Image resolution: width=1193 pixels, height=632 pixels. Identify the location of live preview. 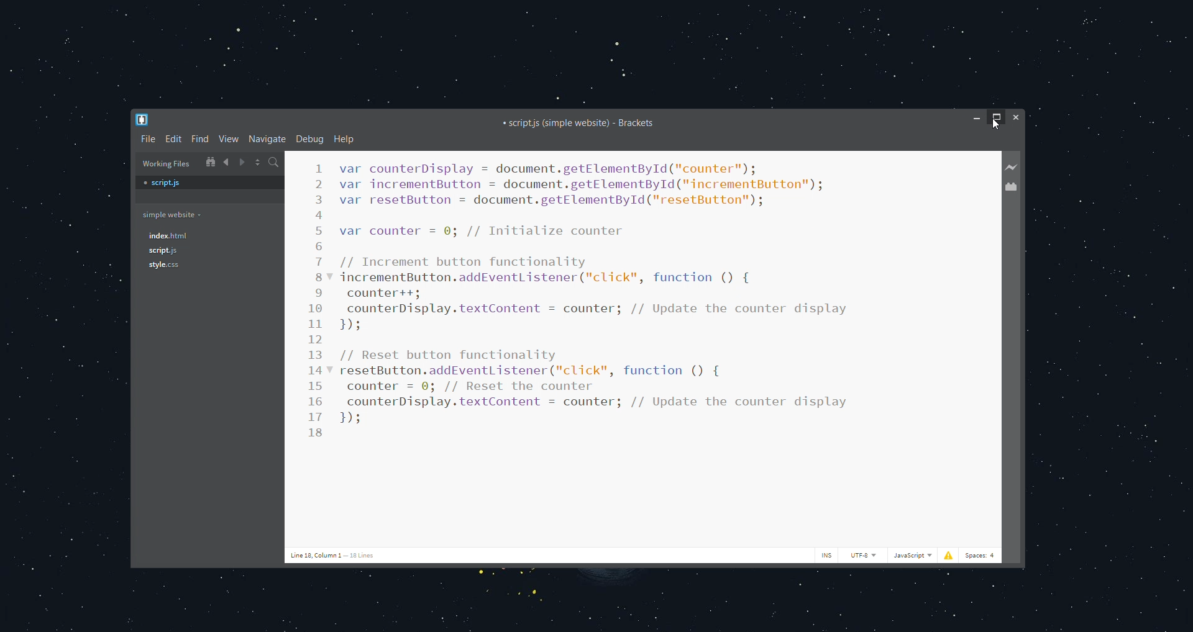
(1013, 166).